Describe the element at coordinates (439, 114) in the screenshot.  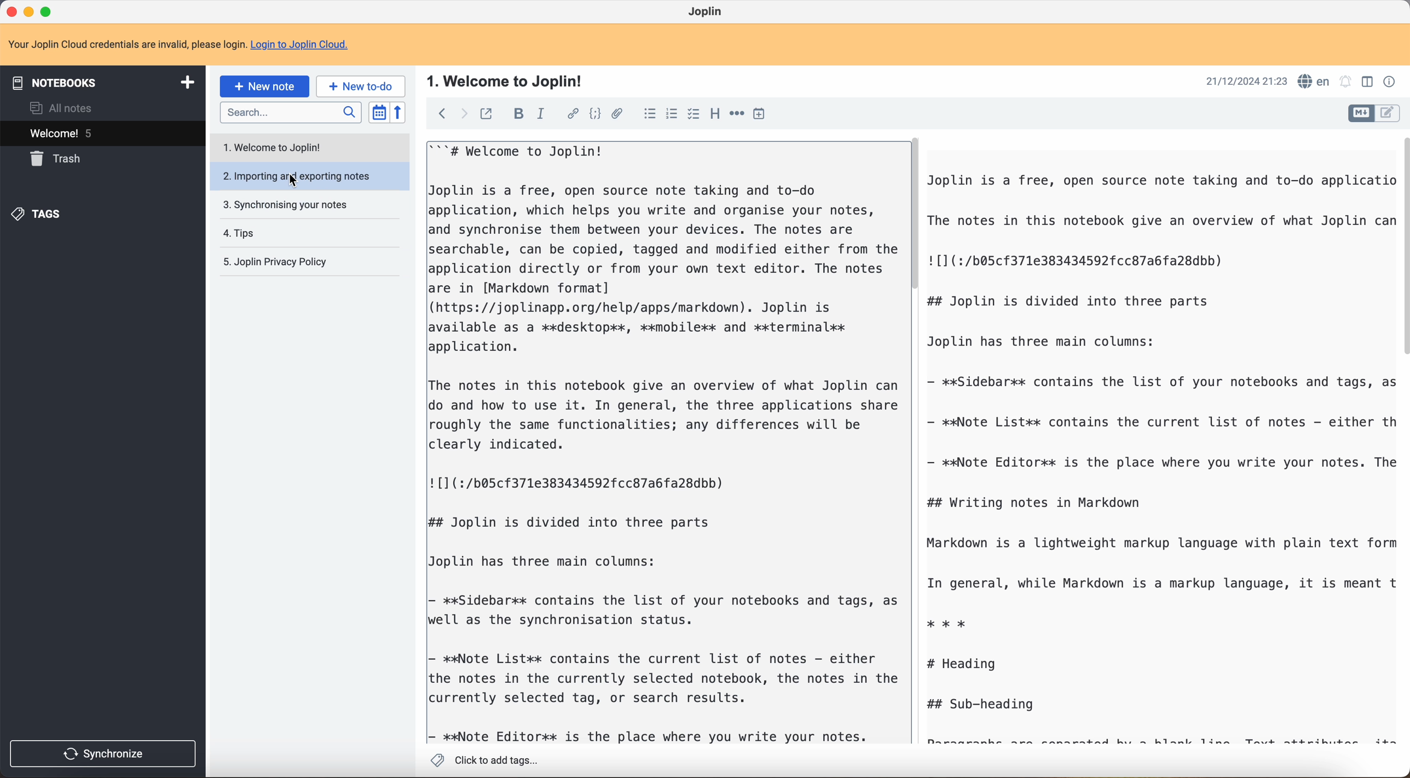
I see `back` at that location.